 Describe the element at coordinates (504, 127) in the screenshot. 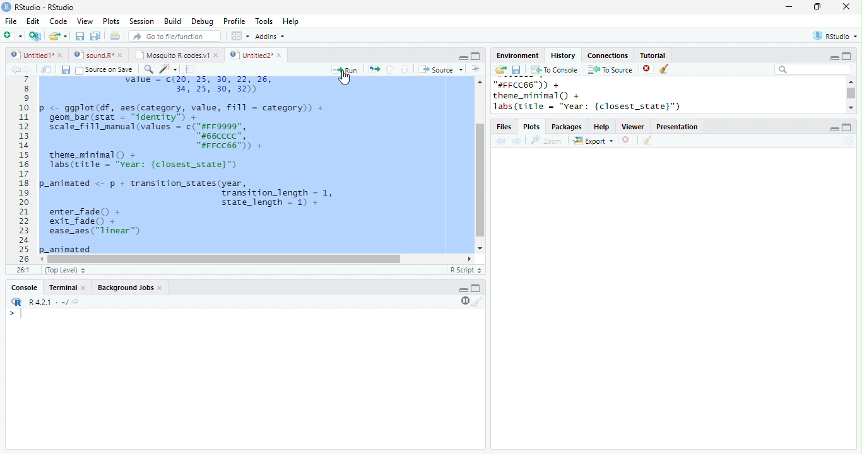

I see `Files` at that location.